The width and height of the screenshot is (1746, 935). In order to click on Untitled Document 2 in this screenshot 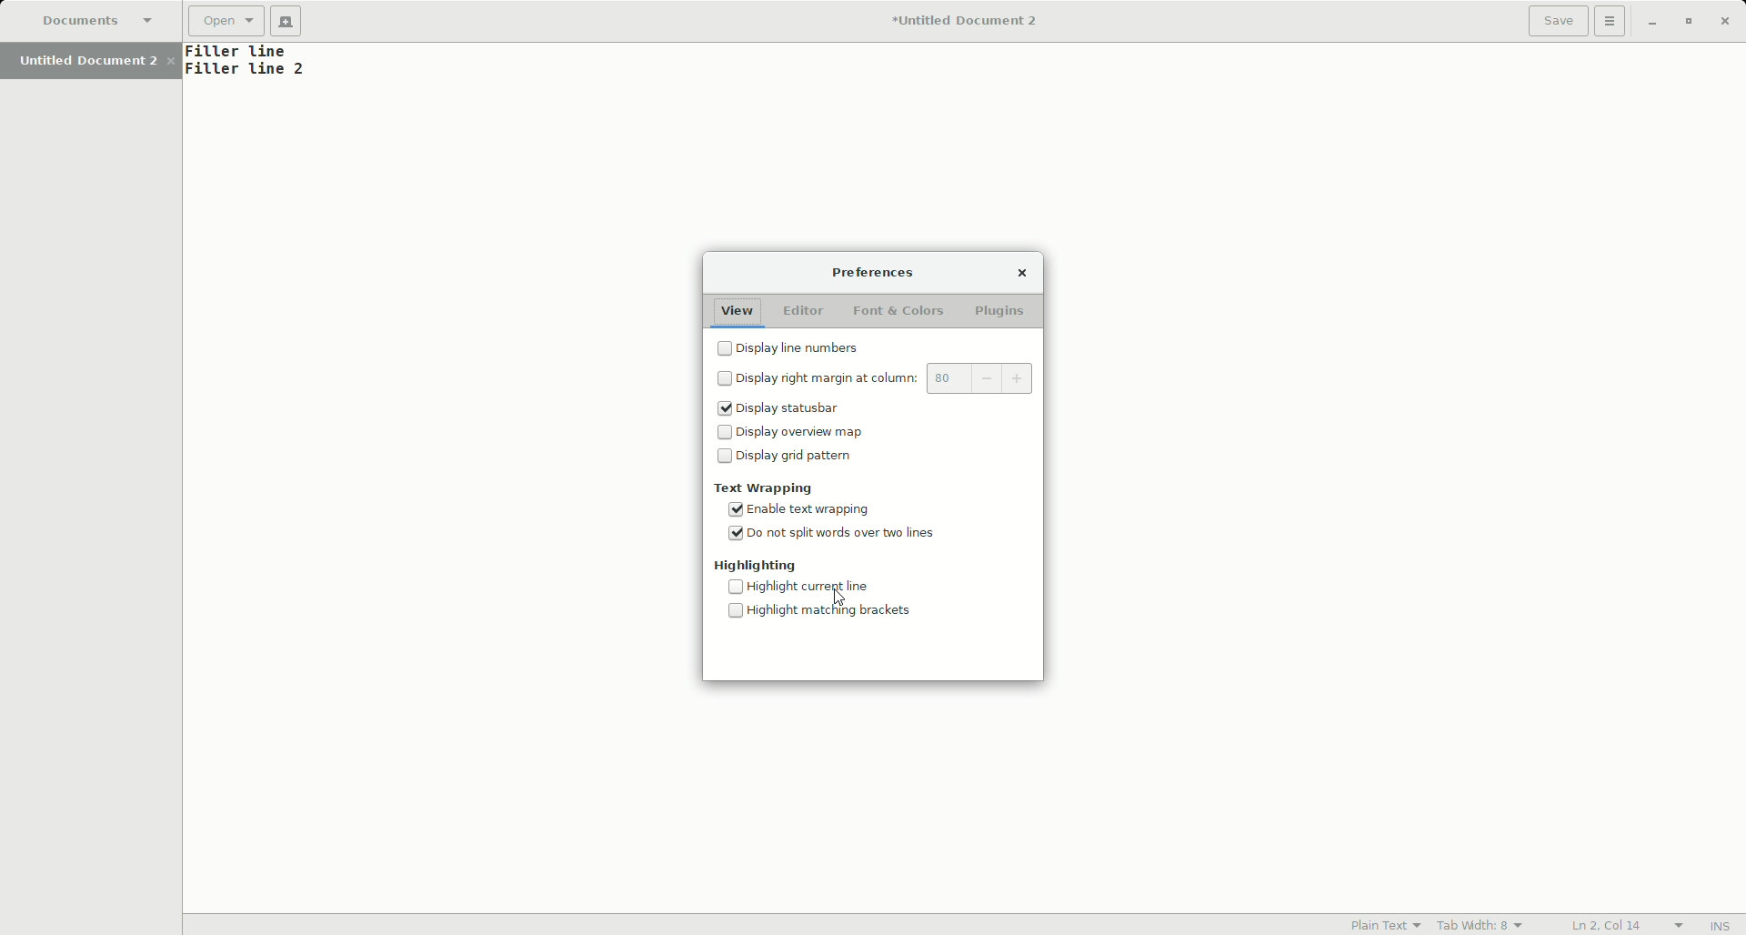, I will do `click(957, 23)`.